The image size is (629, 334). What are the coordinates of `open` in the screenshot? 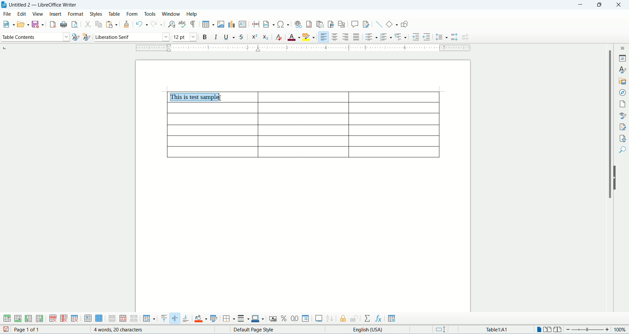 It's located at (23, 25).